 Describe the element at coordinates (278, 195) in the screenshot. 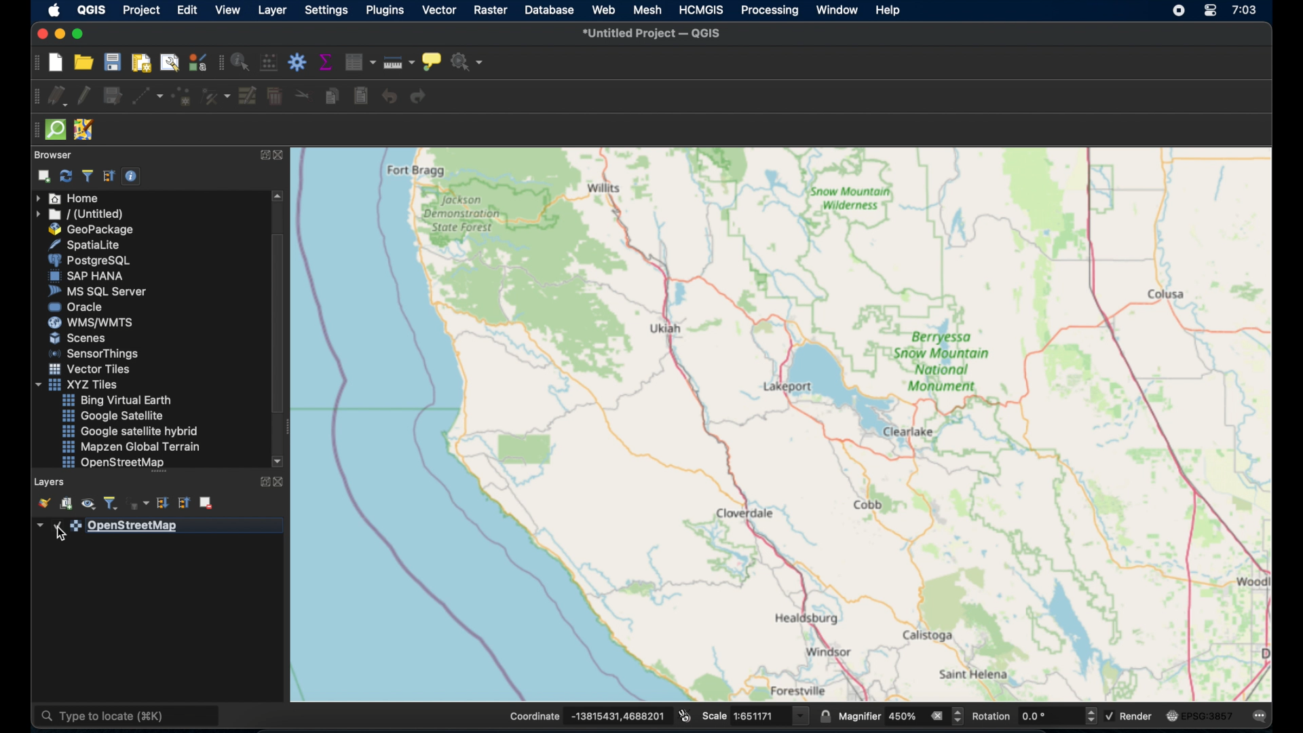

I see `scroll up arrow` at that location.